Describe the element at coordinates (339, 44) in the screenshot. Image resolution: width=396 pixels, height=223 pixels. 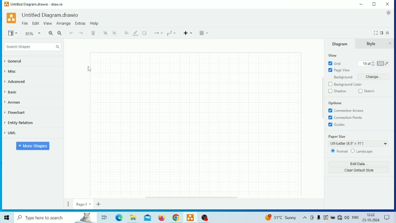
I see `Diagram` at that location.